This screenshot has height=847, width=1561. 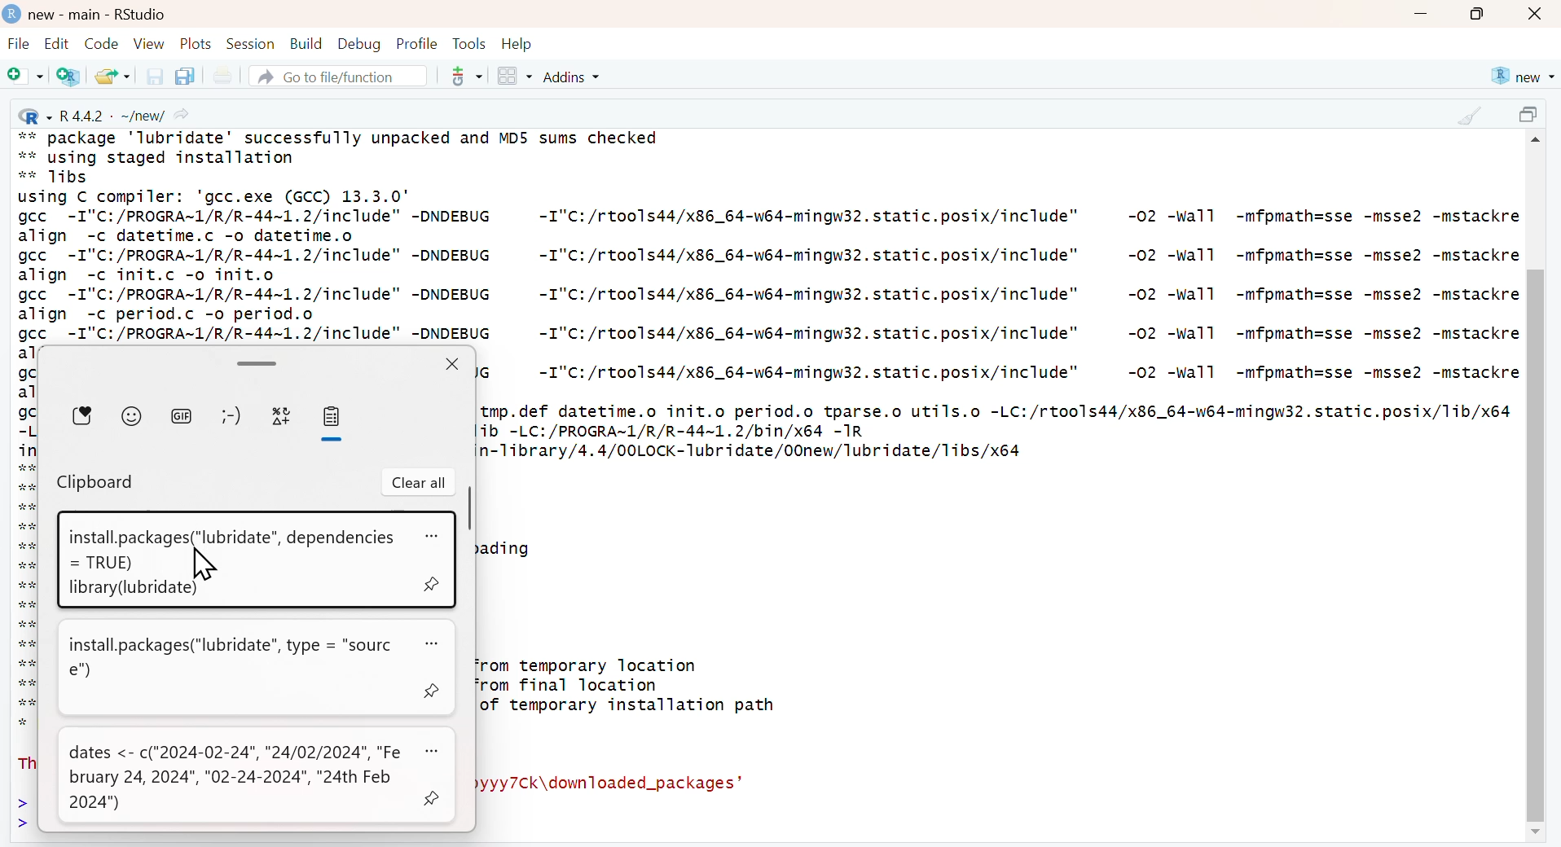 I want to click on pin, so click(x=434, y=584).